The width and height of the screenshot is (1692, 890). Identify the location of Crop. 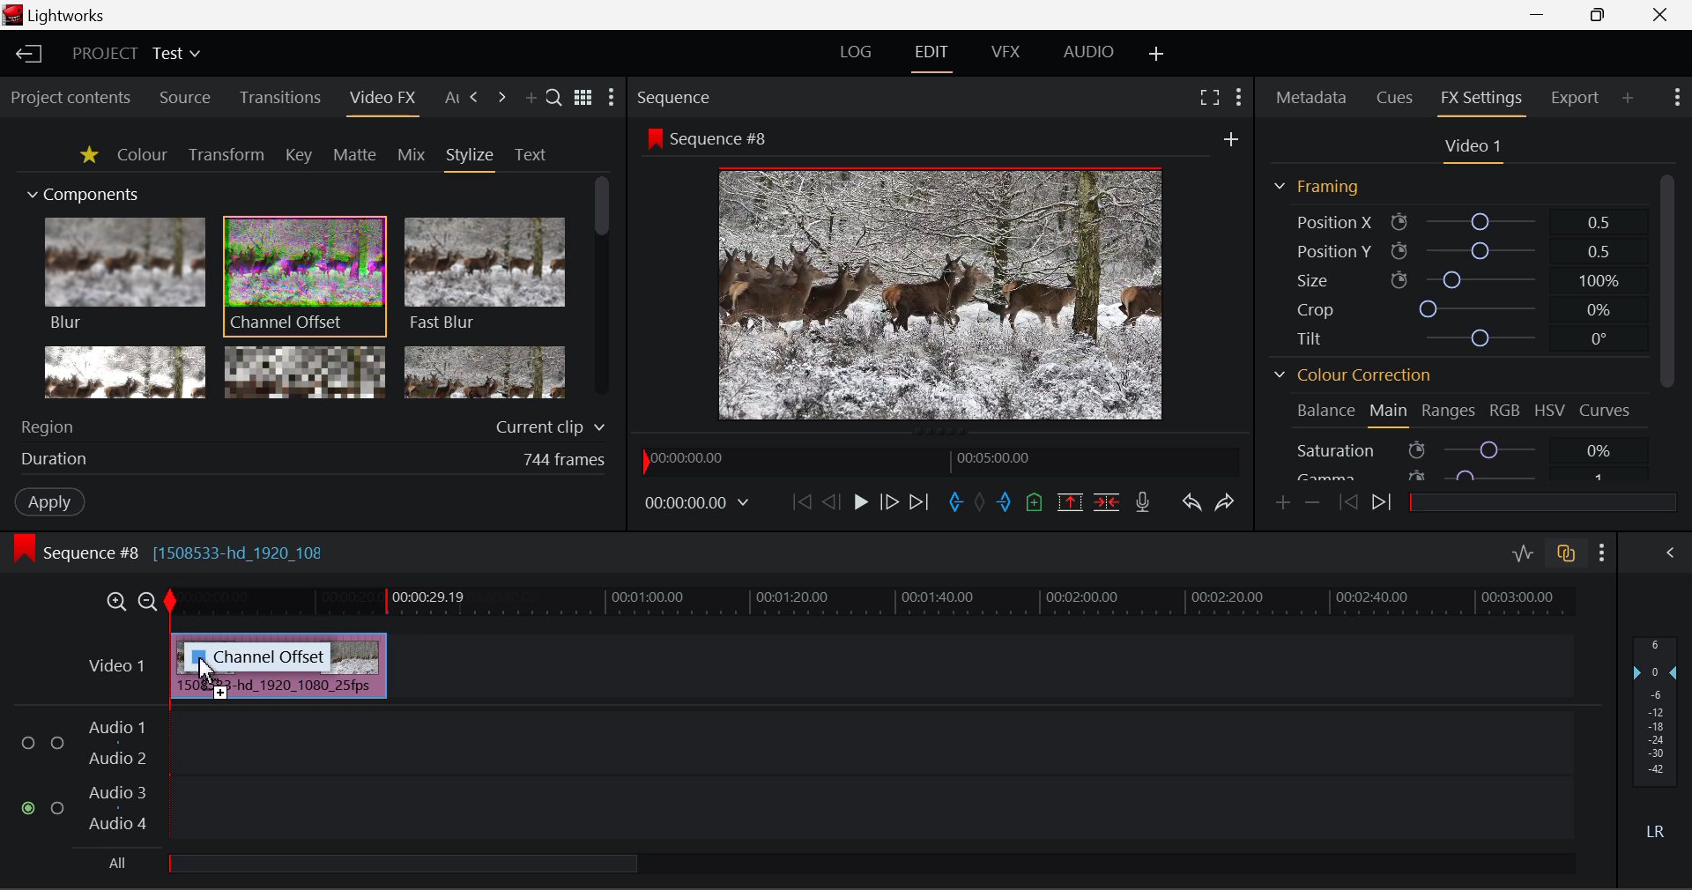
(1456, 308).